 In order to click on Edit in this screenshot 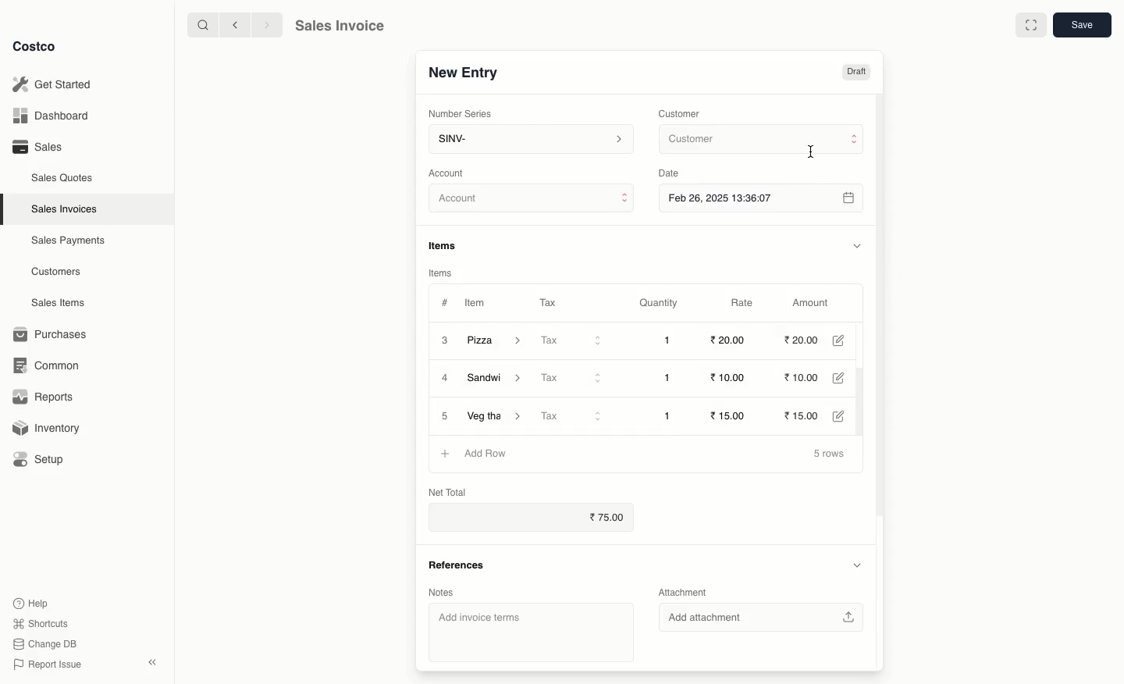, I will do `click(845, 415)`.